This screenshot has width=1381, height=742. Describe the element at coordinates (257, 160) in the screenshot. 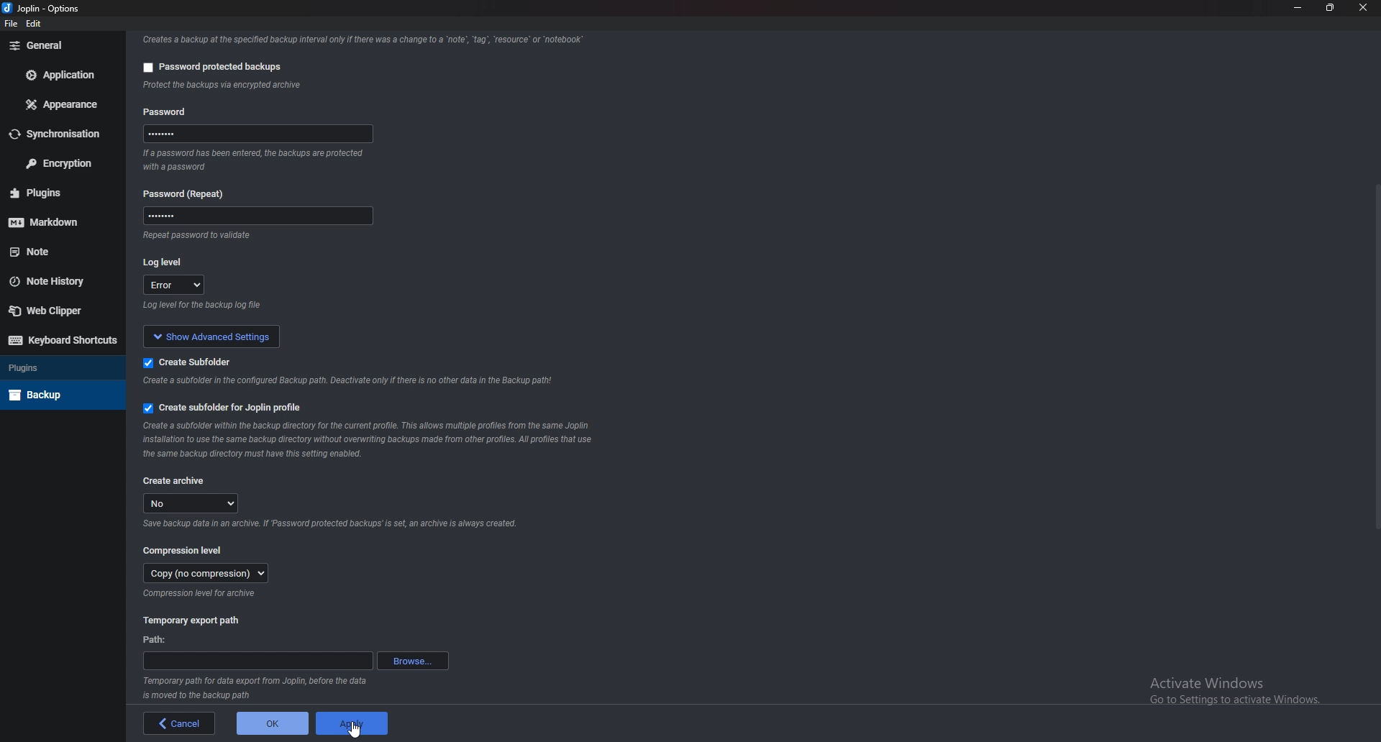

I see `info` at that location.